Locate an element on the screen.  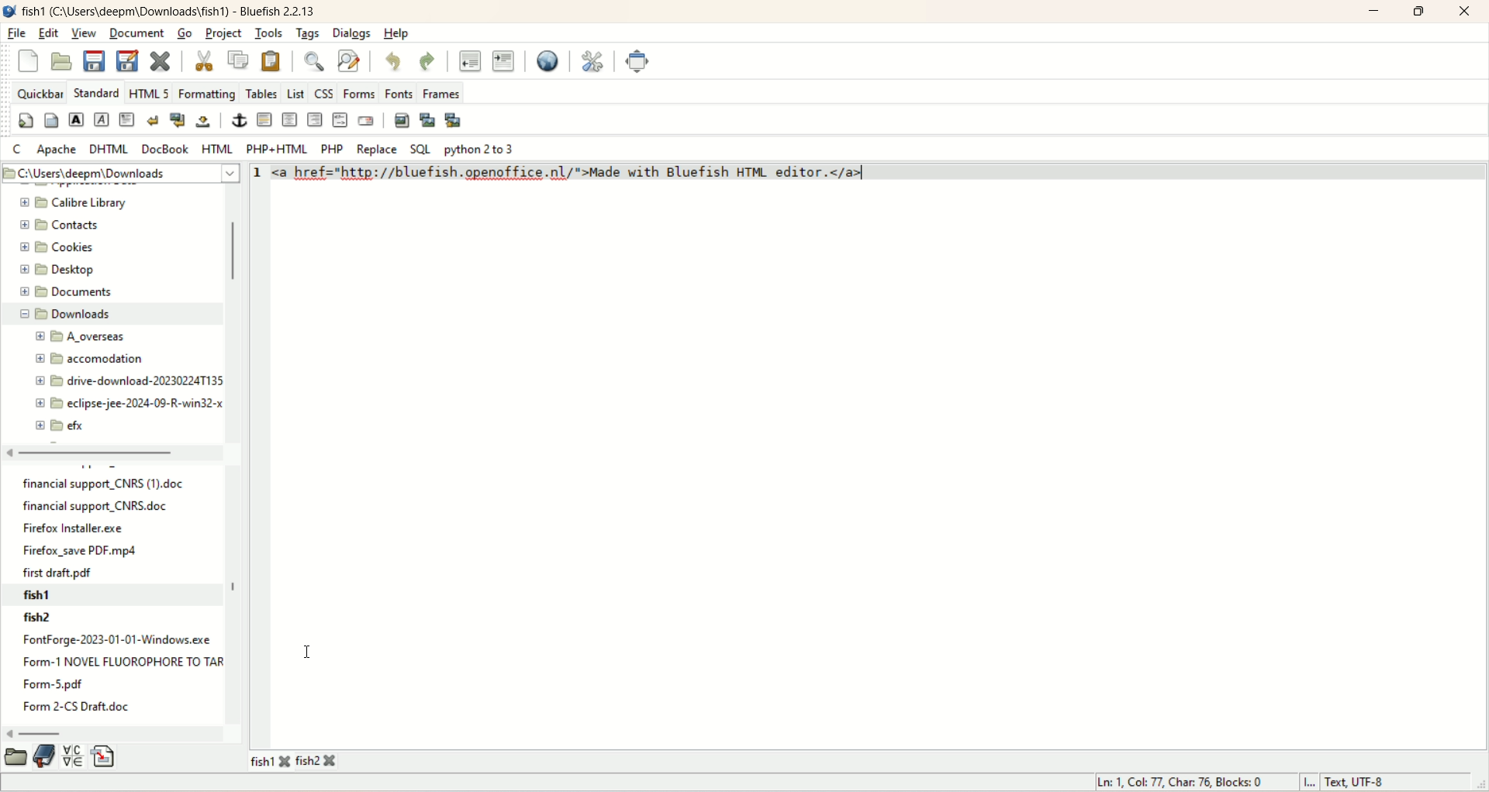
HTML 5 is located at coordinates (149, 94).